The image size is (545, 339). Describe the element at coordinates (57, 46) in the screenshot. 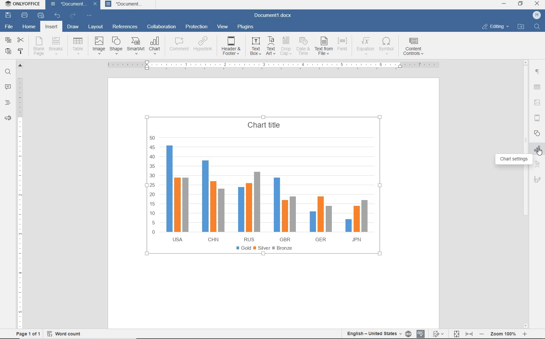

I see `breaks` at that location.